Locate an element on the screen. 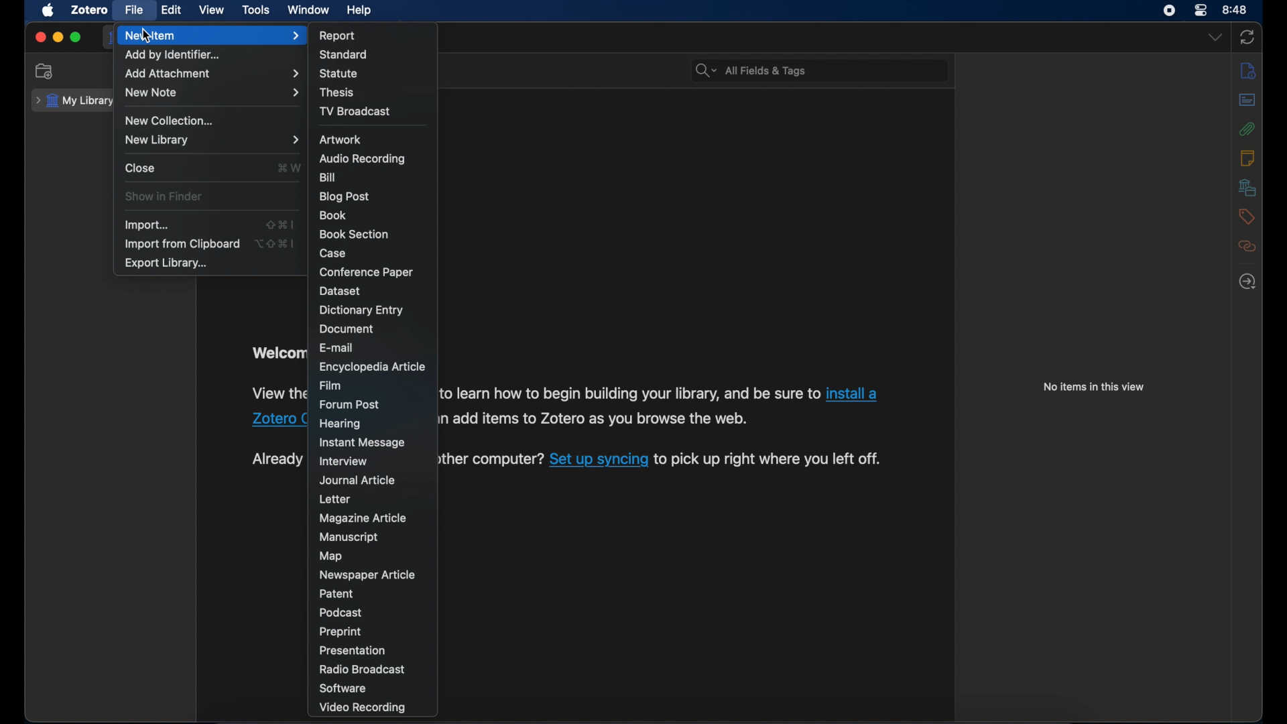  import is located at coordinates (147, 225).